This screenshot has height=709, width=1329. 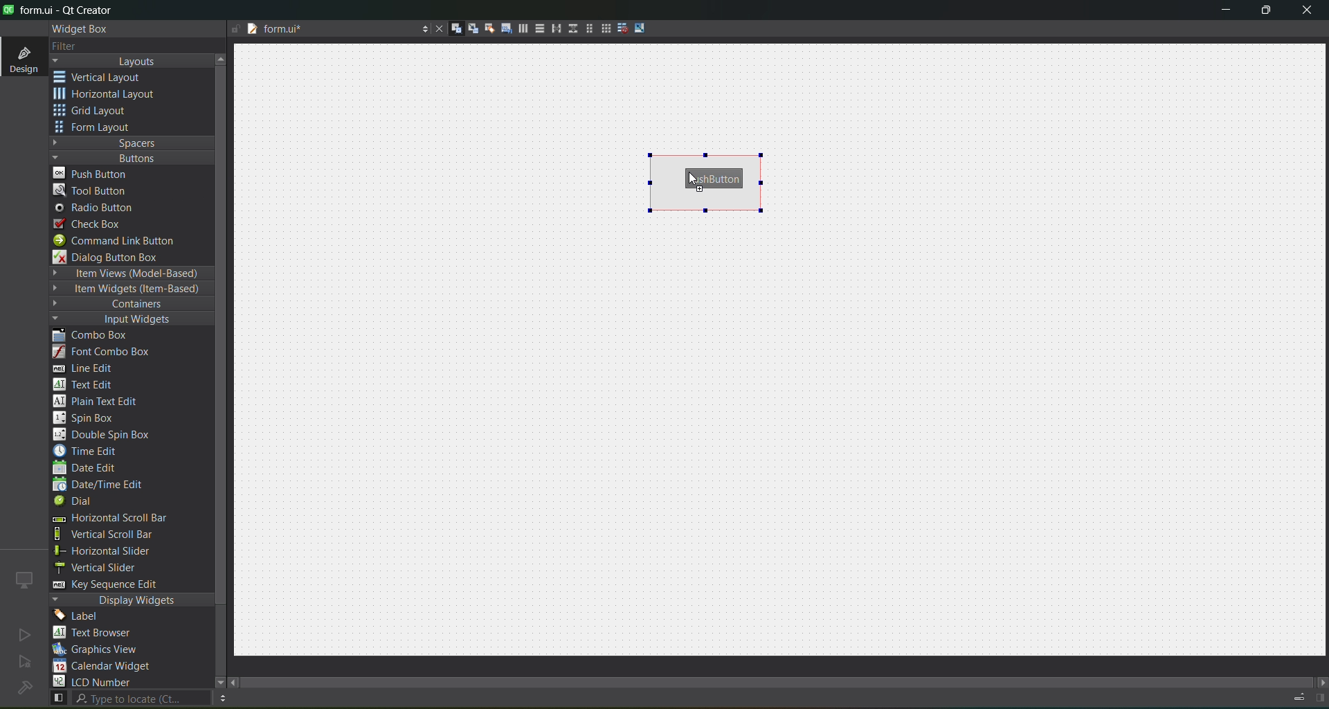 What do you see at coordinates (109, 567) in the screenshot?
I see `vertical slider` at bounding box center [109, 567].